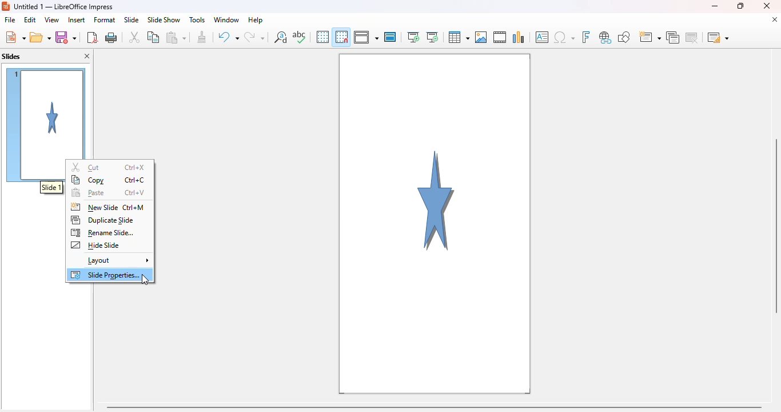 This screenshot has height=412, width=781. I want to click on view, so click(51, 20).